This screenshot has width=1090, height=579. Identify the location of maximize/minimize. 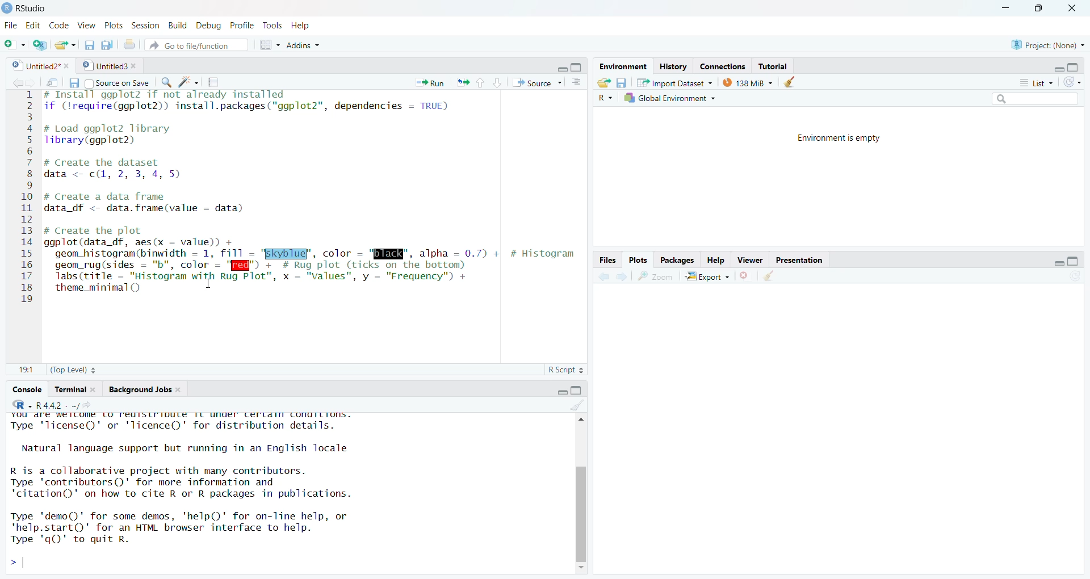
(1067, 65).